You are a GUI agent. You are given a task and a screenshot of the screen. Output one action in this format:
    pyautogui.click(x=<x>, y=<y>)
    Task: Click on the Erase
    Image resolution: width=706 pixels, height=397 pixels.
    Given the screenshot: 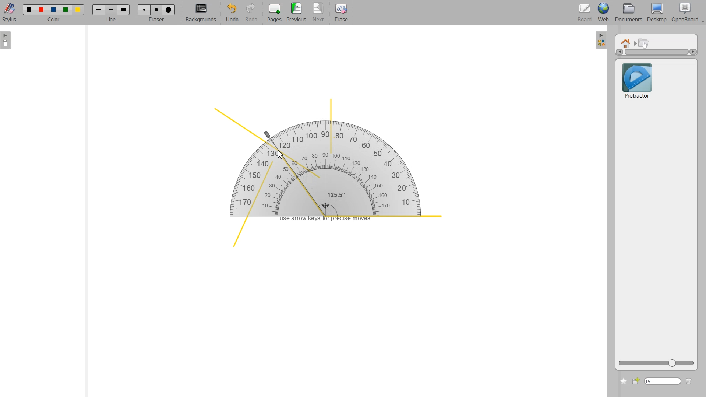 What is the action you would take?
    pyautogui.click(x=341, y=13)
    